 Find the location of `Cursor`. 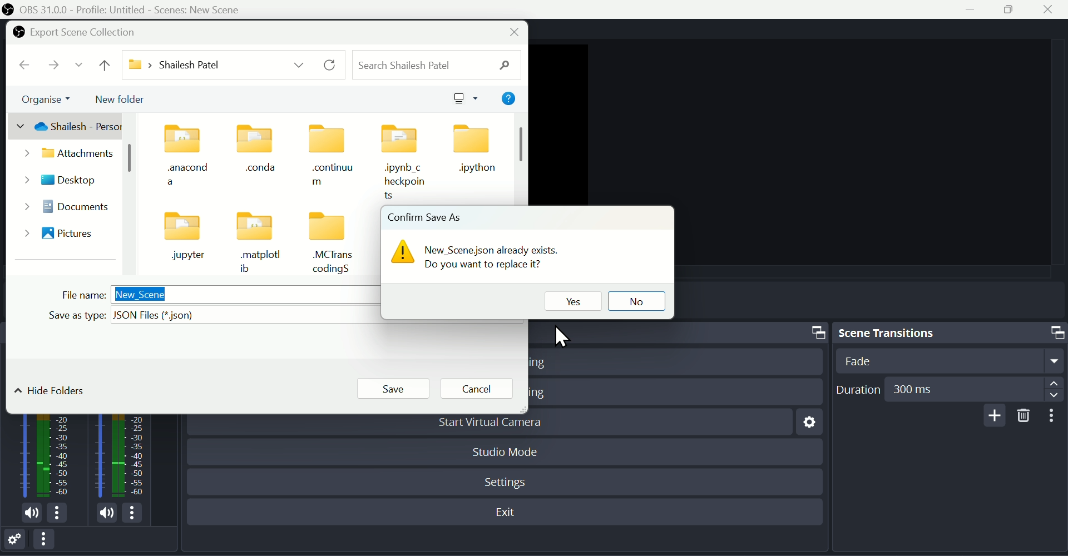

Cursor is located at coordinates (568, 340).